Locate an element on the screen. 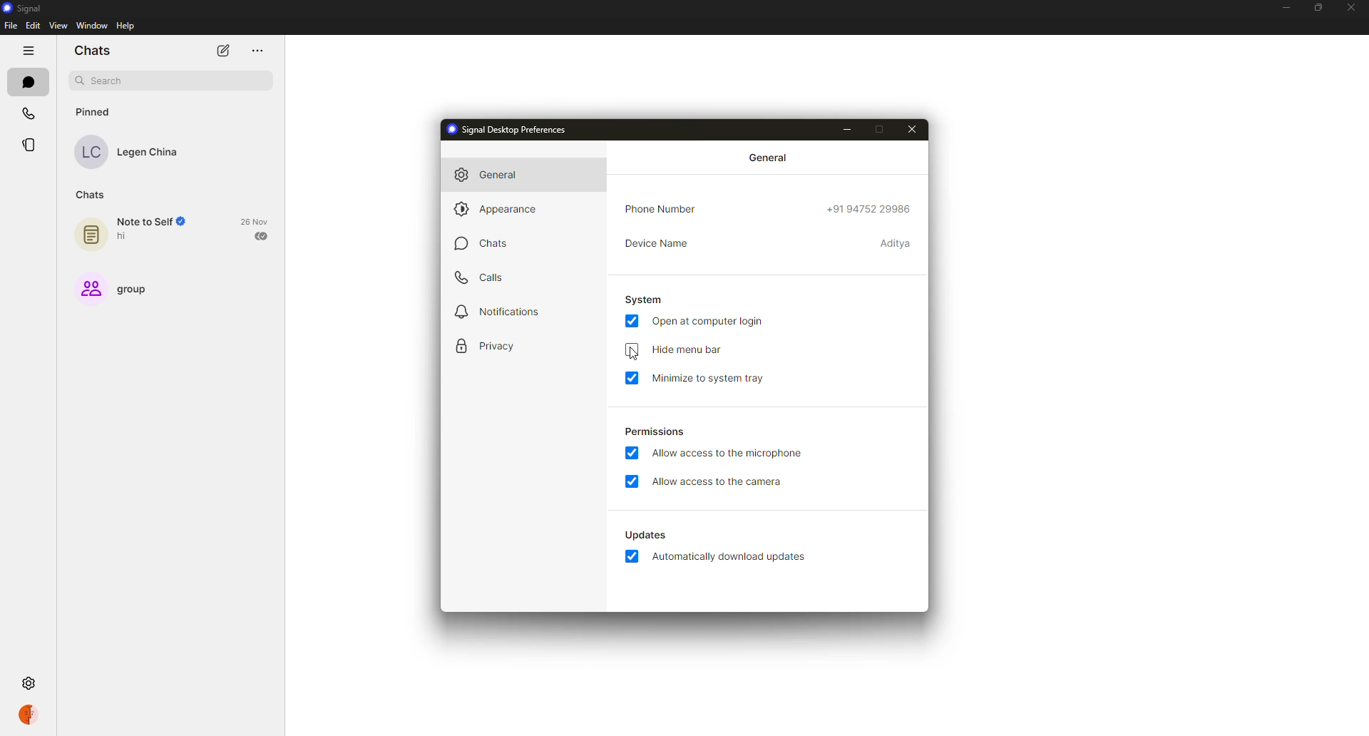 Image resolution: width=1369 pixels, height=736 pixels. contact is located at coordinates (126, 153).